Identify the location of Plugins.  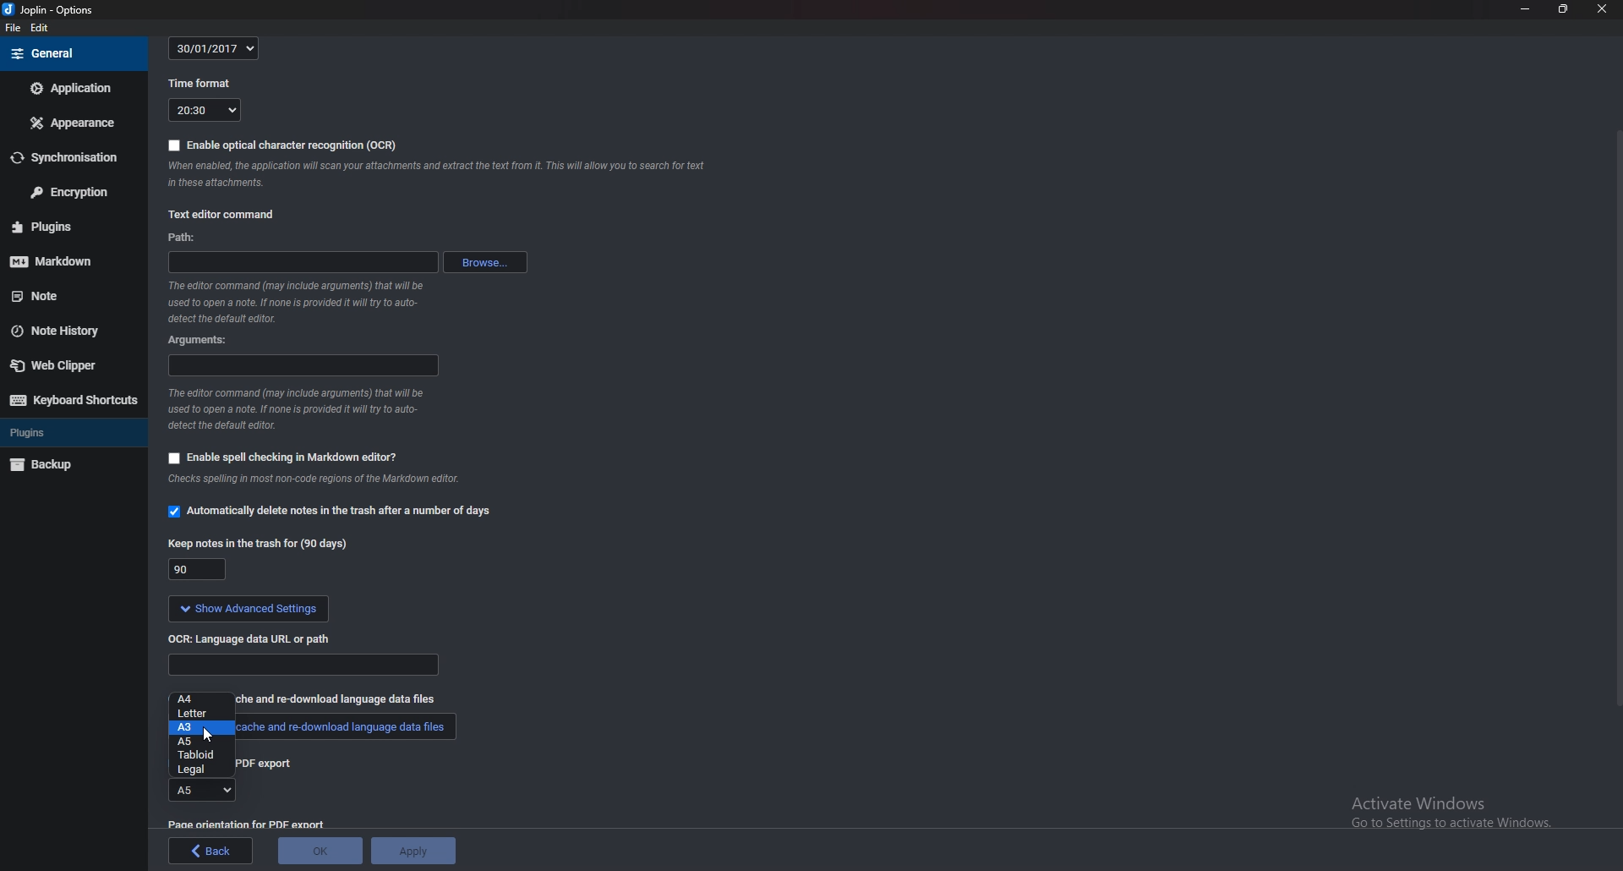
(59, 227).